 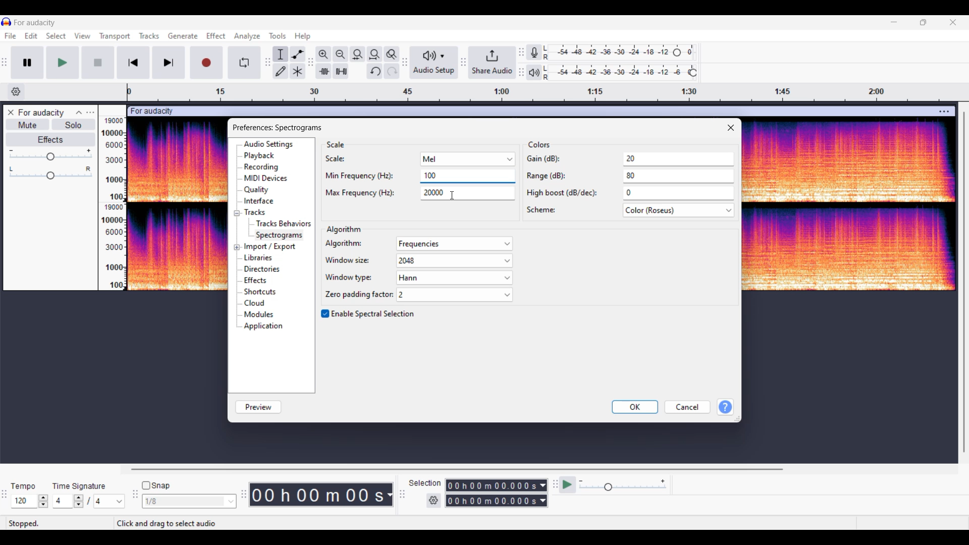 I want to click on Multi tool, so click(x=298, y=71).